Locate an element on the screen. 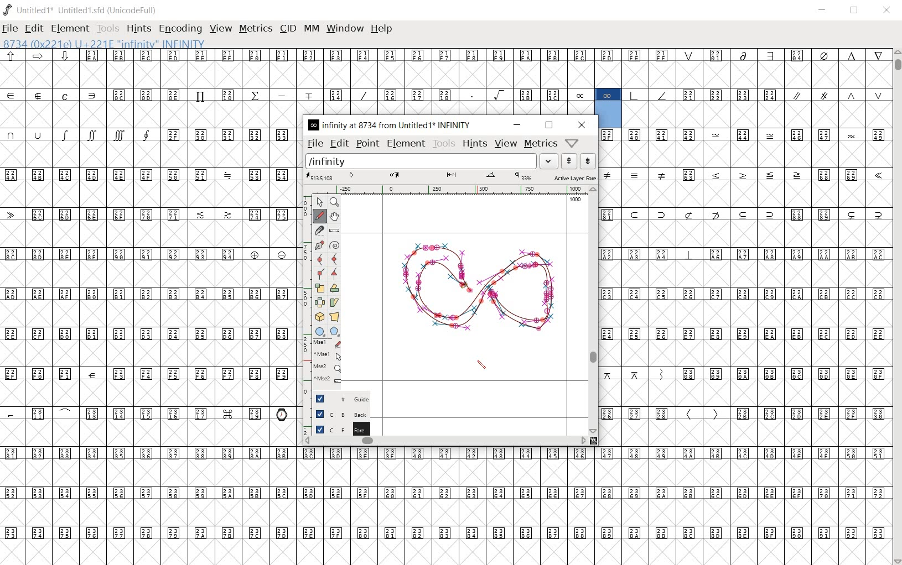  measure a distance, angle between points is located at coordinates (334, 230).